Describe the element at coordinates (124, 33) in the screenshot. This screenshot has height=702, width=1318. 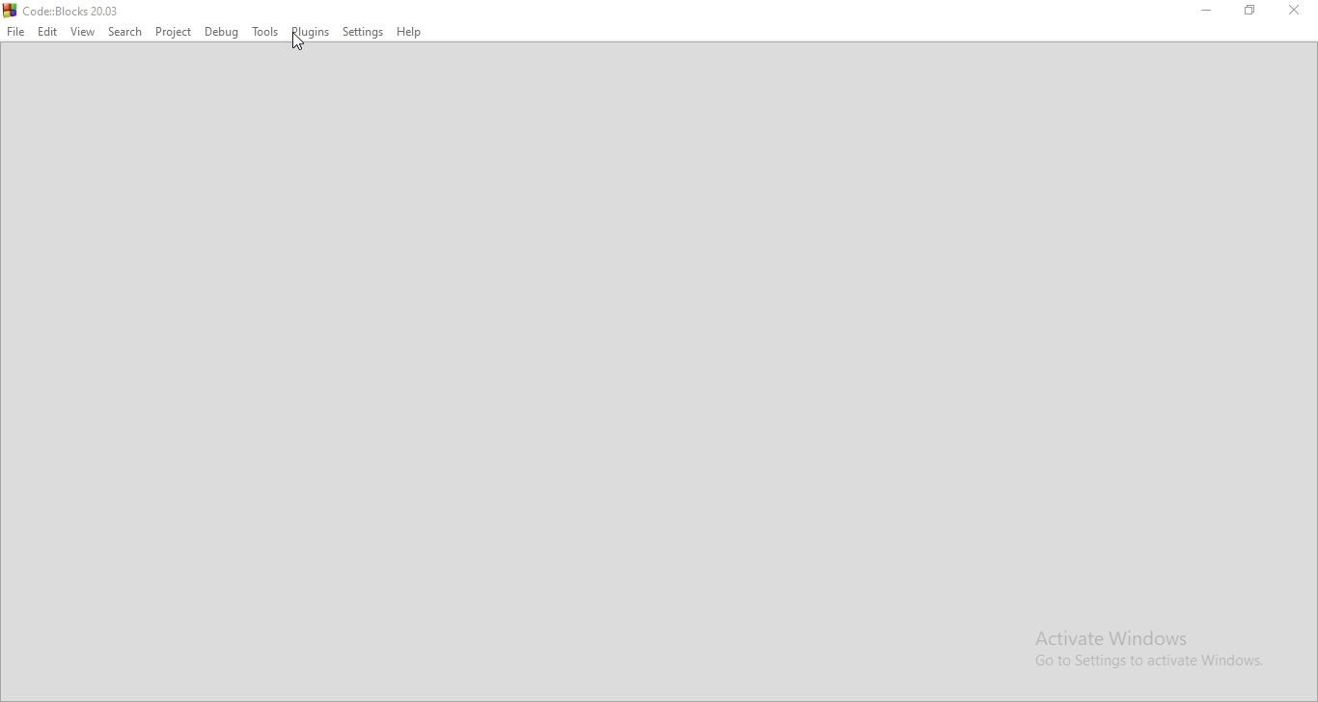
I see `Search` at that location.